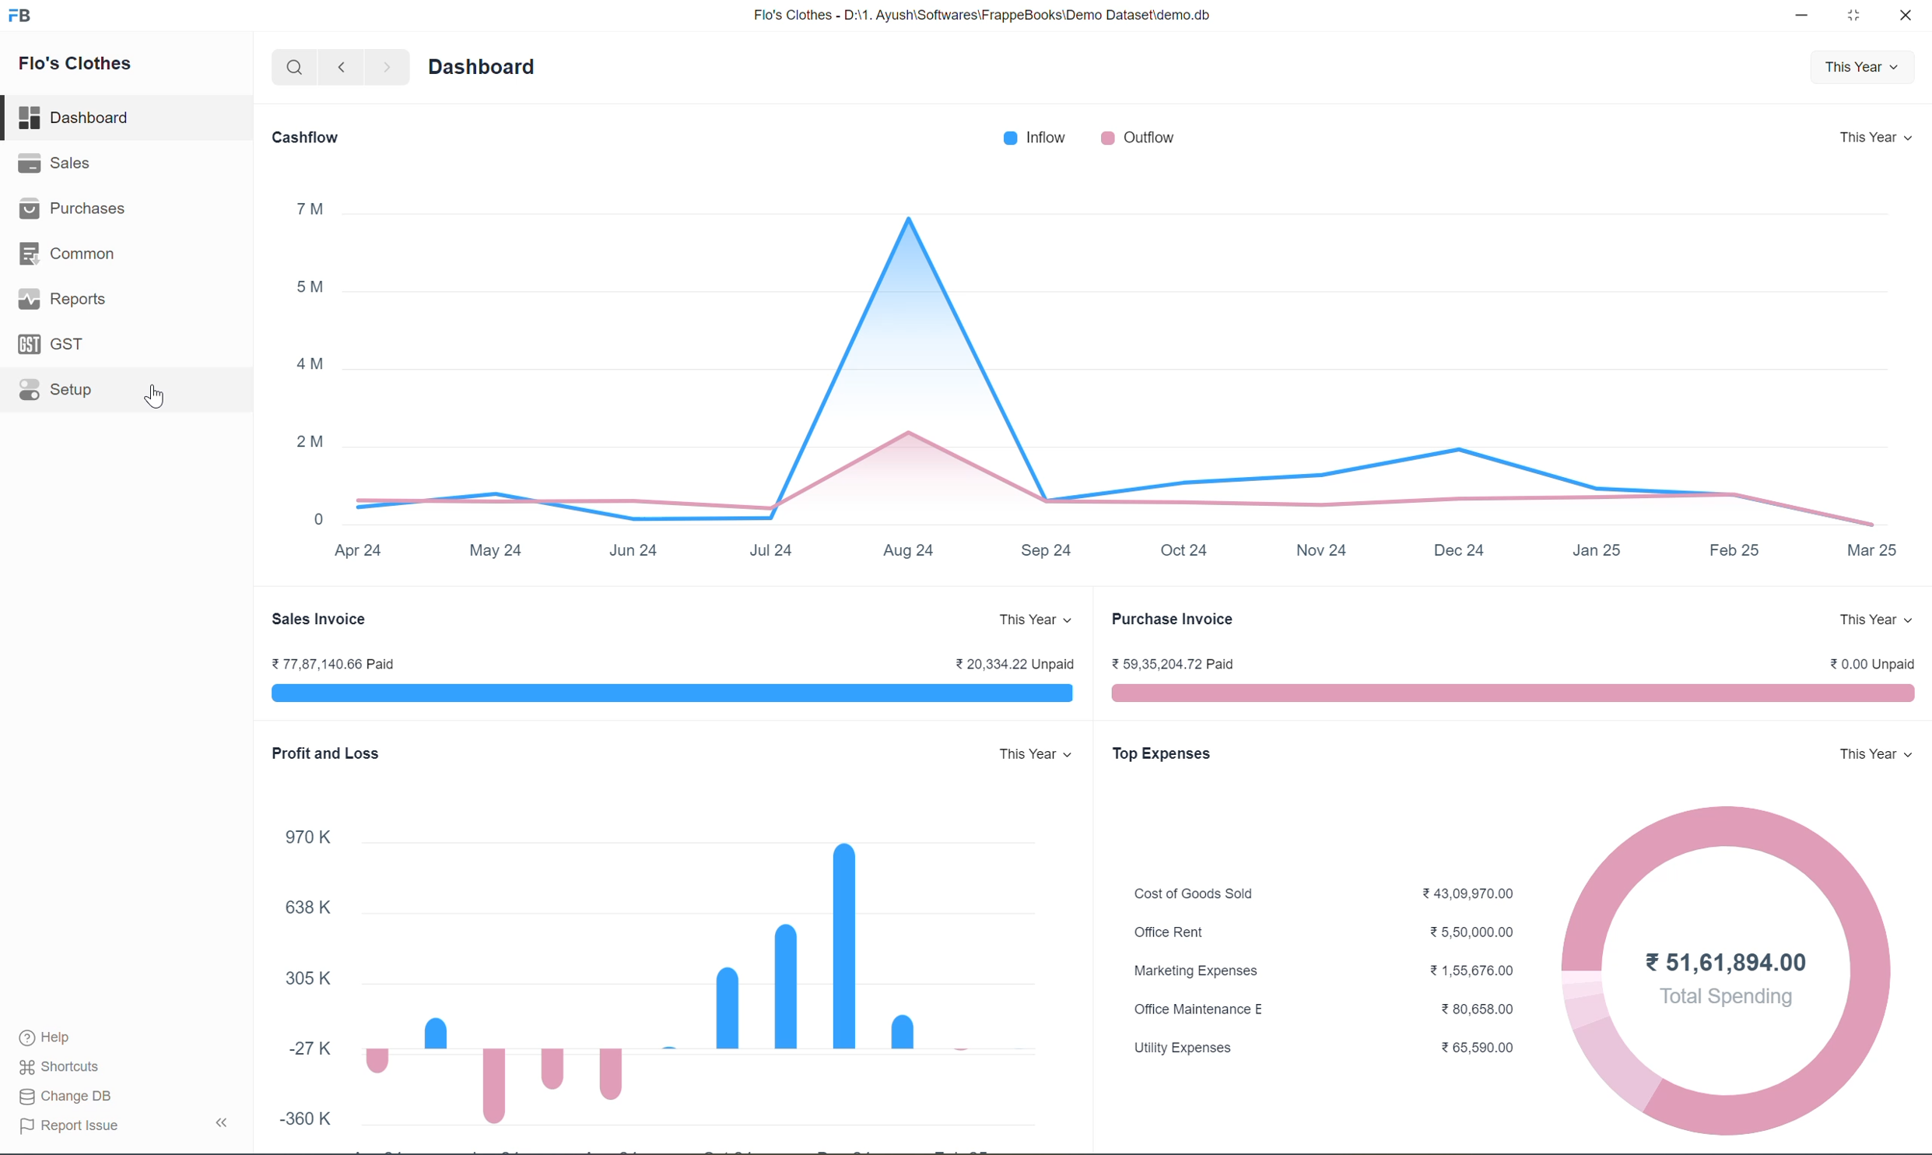 Image resolution: width=1932 pixels, height=1155 pixels. I want to click on Feb 25, so click(1733, 549).